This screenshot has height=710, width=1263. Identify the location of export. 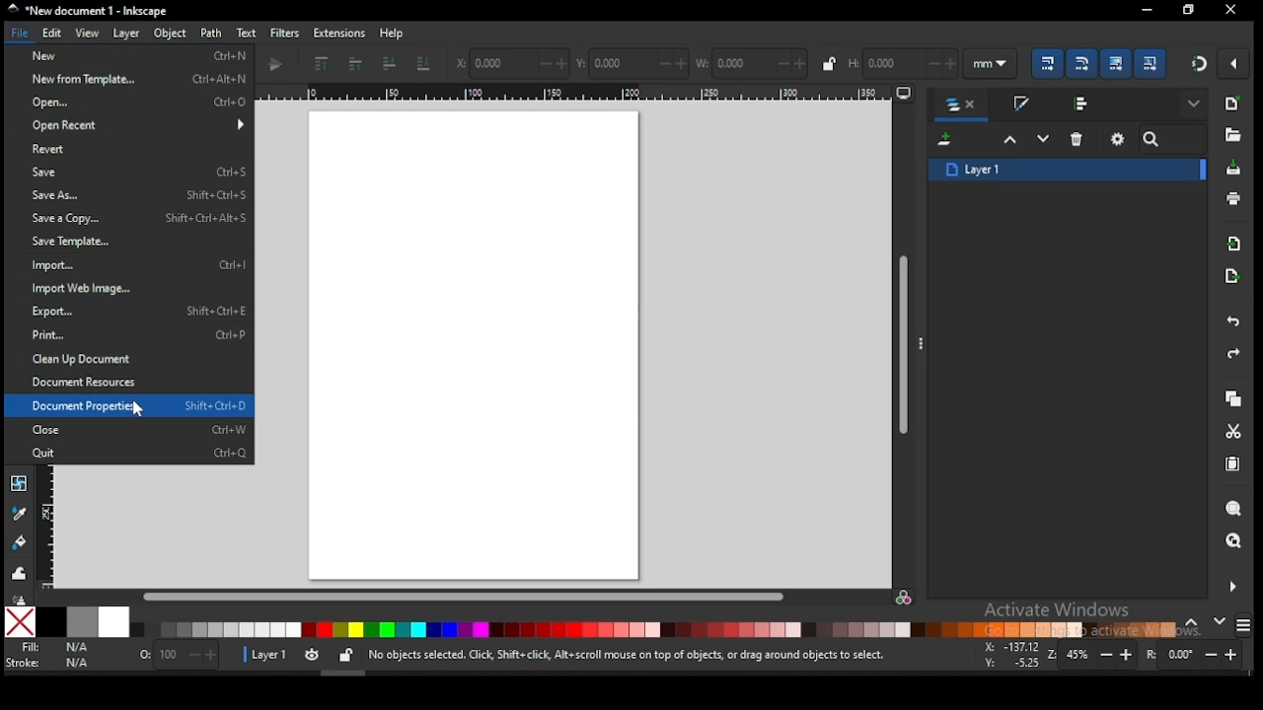
(139, 313).